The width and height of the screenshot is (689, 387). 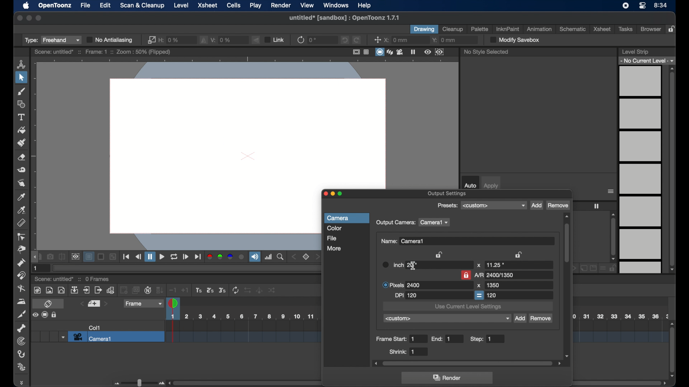 I want to click on palette, so click(x=480, y=29).